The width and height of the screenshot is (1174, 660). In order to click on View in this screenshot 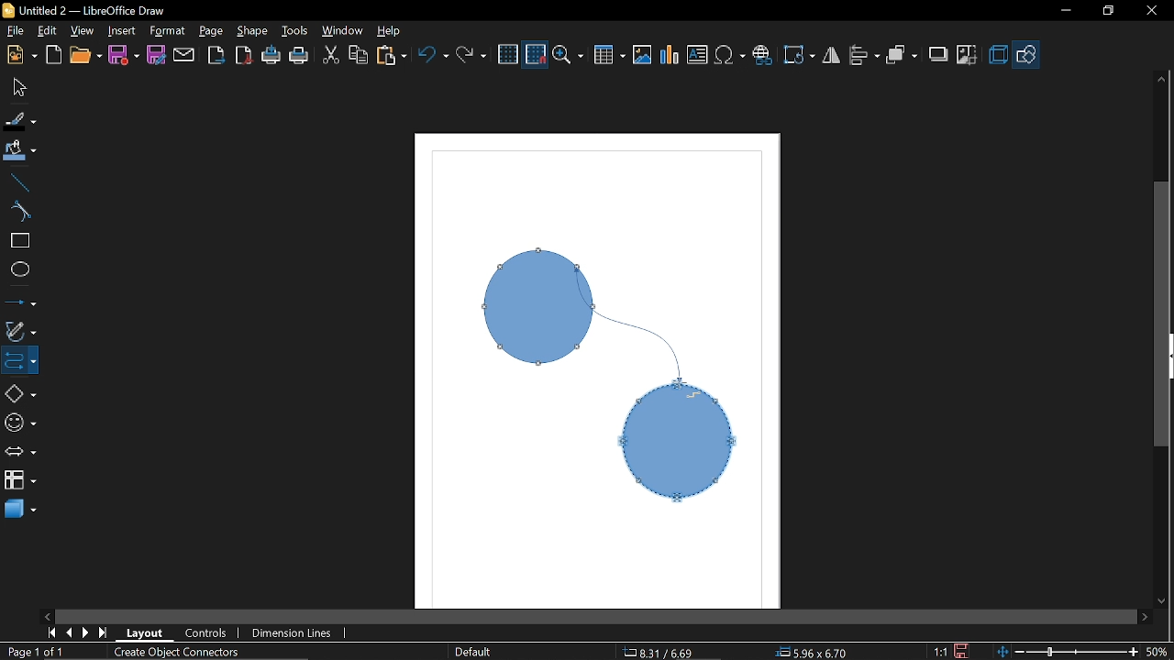, I will do `click(83, 29)`.